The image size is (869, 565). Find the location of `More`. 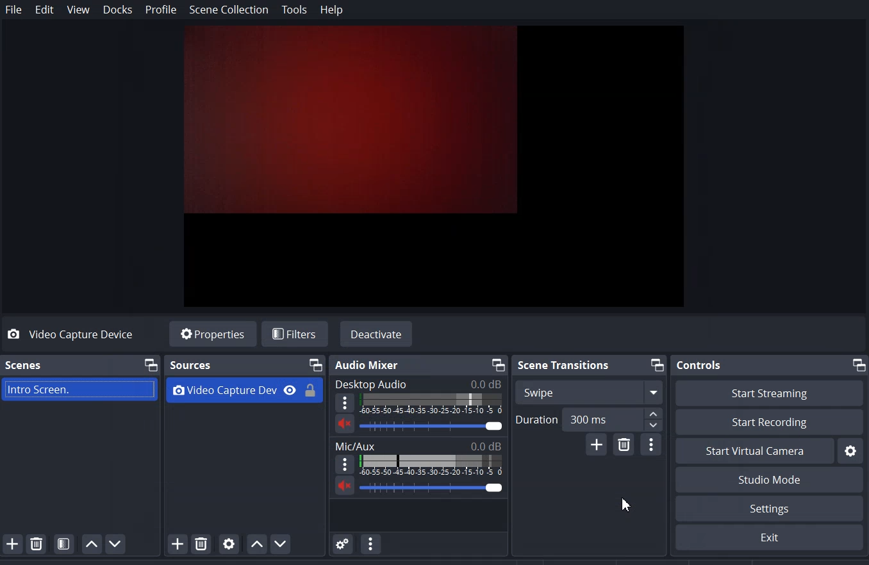

More is located at coordinates (347, 403).